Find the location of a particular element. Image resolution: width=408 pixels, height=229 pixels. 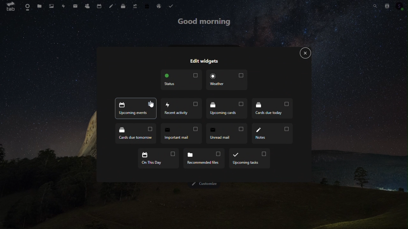

Upcoming tasks is located at coordinates (250, 158).